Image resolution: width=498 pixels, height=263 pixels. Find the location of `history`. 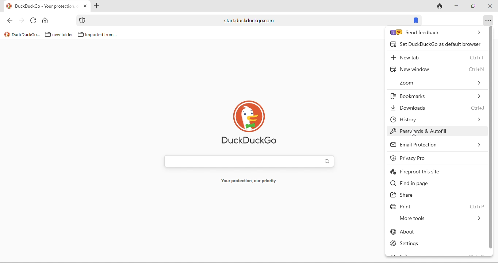

history is located at coordinates (437, 121).